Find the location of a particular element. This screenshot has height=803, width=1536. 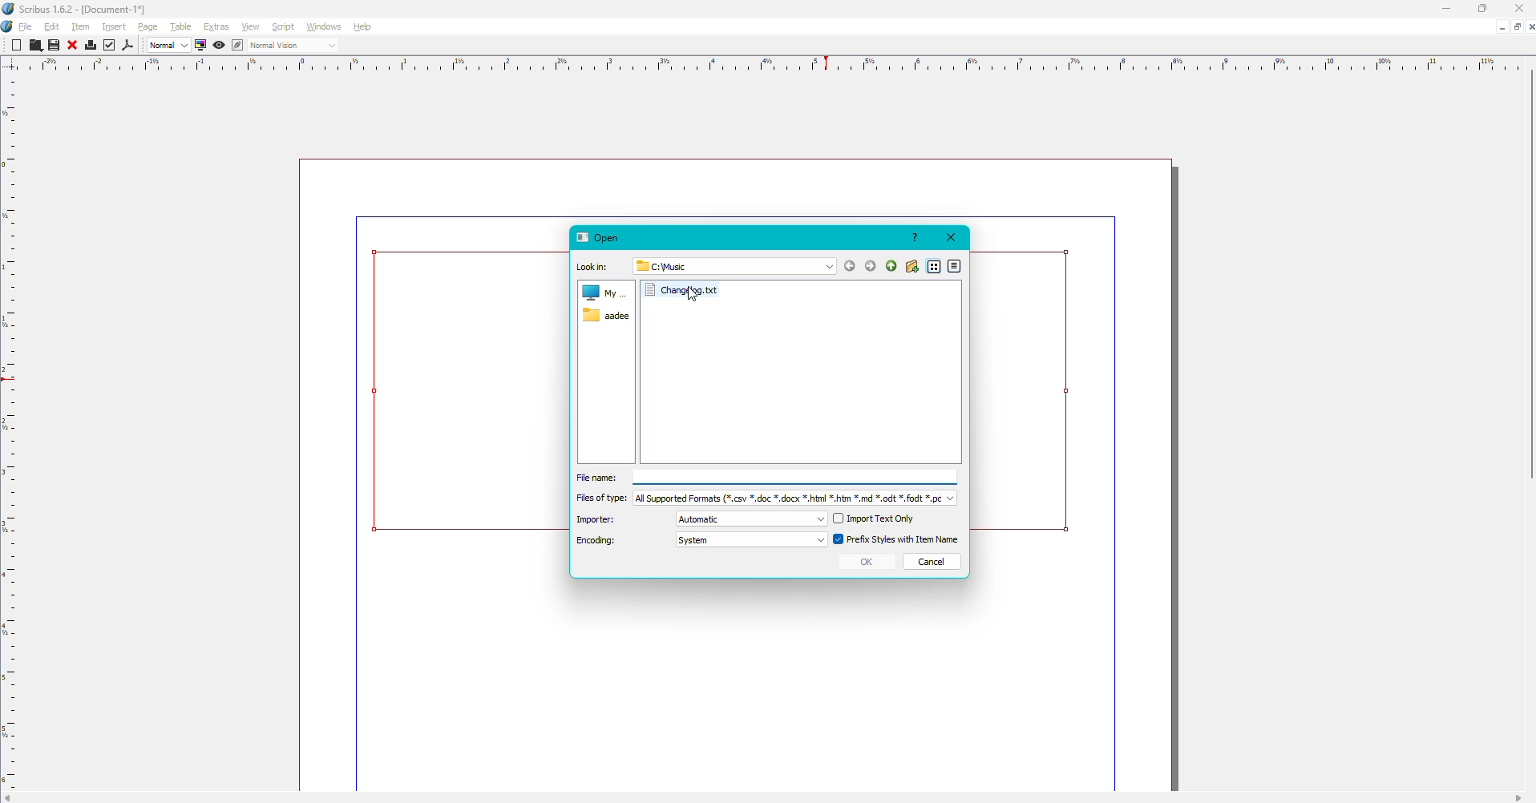

cursor is located at coordinates (692, 292).